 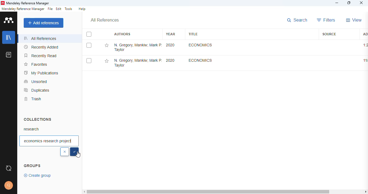 What do you see at coordinates (32, 166) in the screenshot?
I see `groups` at bounding box center [32, 166].